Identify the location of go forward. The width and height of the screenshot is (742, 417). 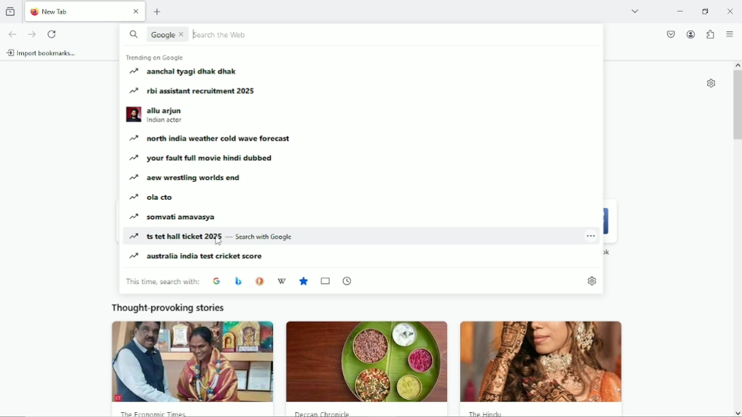
(31, 34).